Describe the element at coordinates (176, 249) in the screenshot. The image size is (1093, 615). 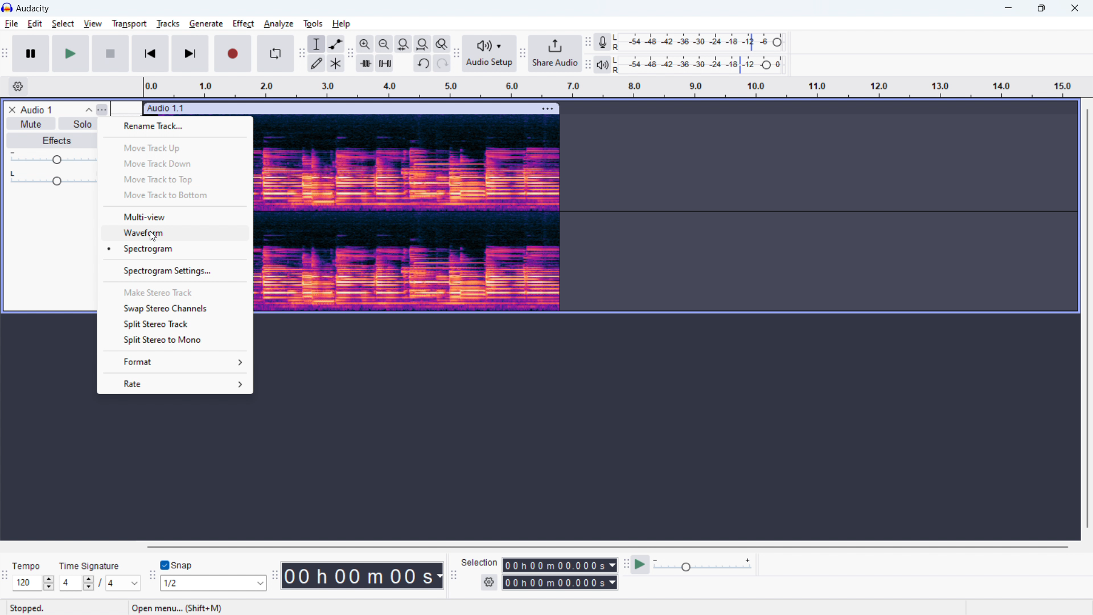
I see `spectogram` at that location.